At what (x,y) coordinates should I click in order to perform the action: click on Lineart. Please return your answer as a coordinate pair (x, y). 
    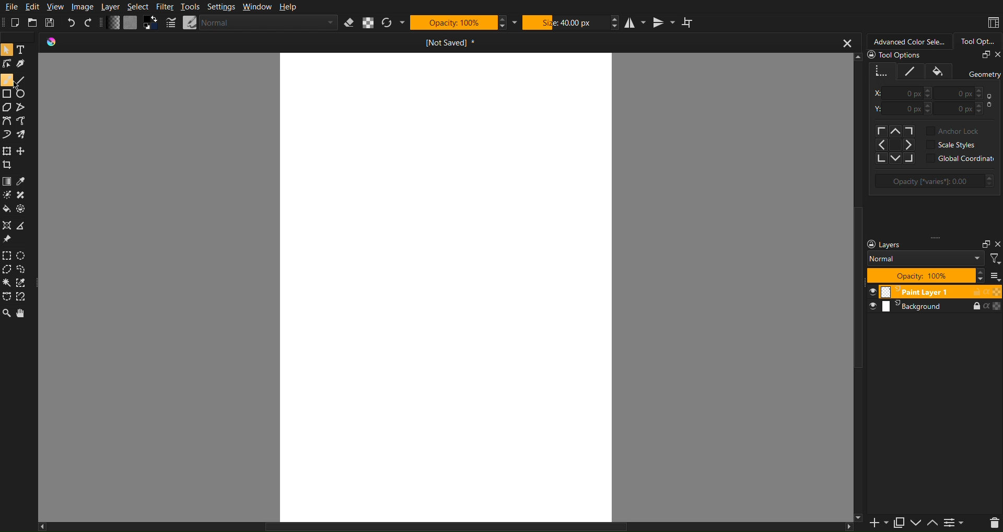
    Looking at the image, I should click on (25, 65).